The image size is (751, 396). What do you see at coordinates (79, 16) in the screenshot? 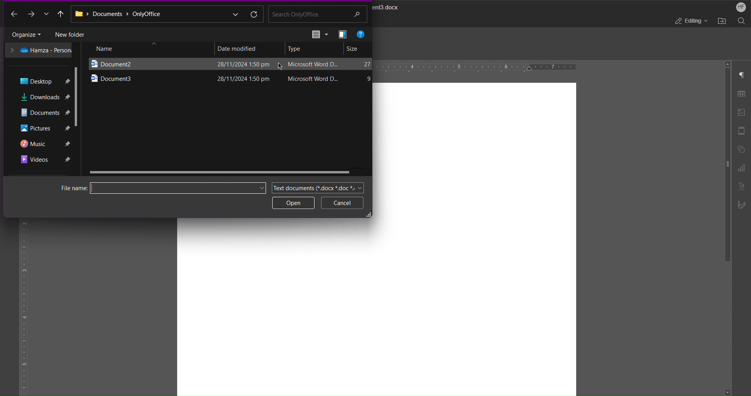
I see `Main Folder` at bounding box center [79, 16].